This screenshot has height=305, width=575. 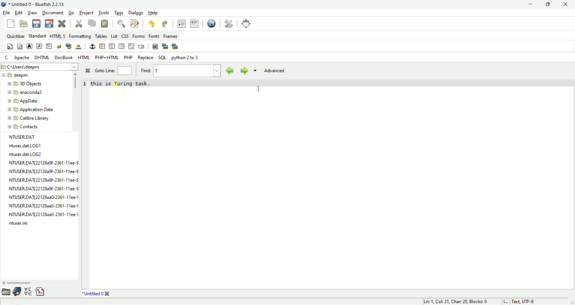 I want to click on strong, so click(x=30, y=46).